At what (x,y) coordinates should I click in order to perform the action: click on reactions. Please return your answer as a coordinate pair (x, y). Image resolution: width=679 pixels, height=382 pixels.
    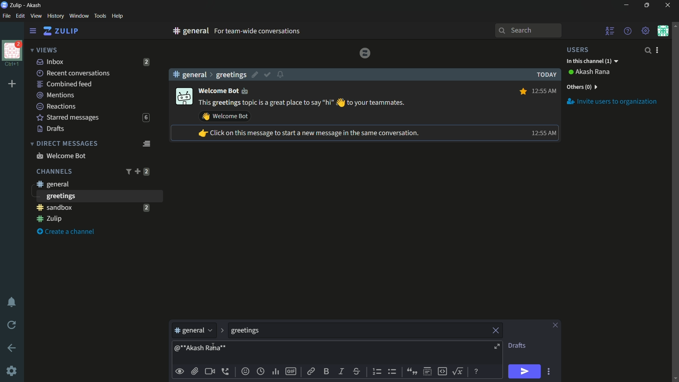
    Looking at the image, I should click on (56, 106).